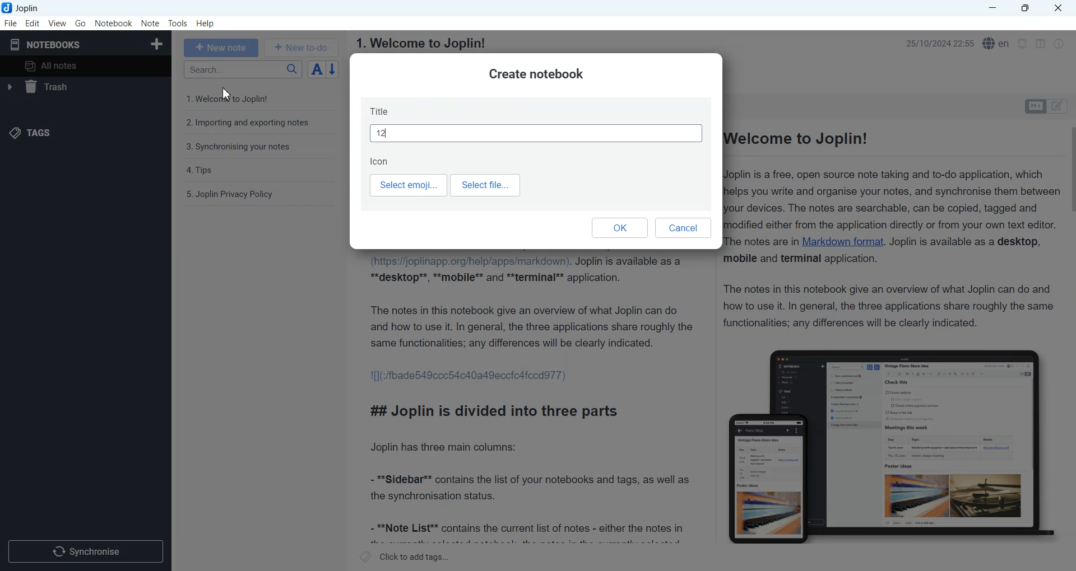 The image size is (1076, 571). Describe the element at coordinates (1040, 44) in the screenshot. I see `Toggle editor layout` at that location.